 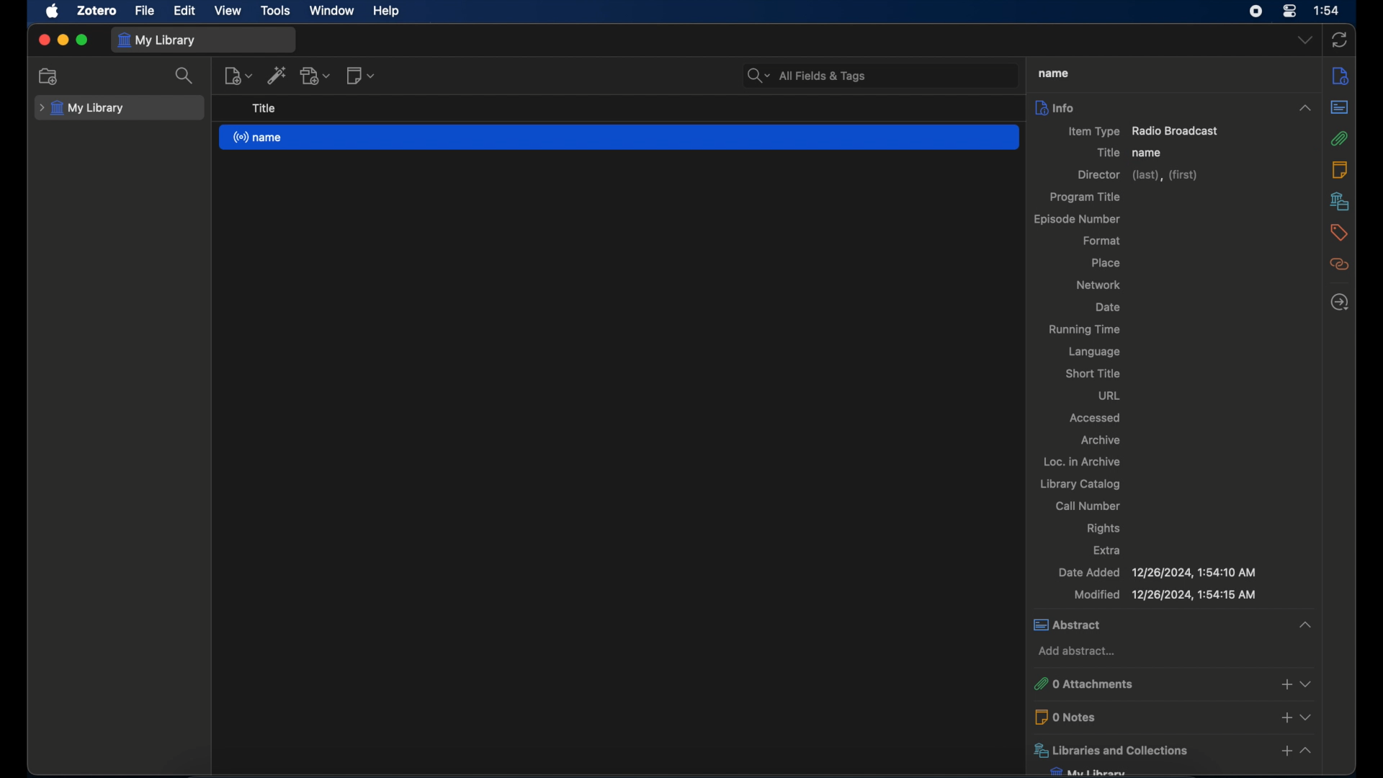 I want to click on close, so click(x=43, y=40).